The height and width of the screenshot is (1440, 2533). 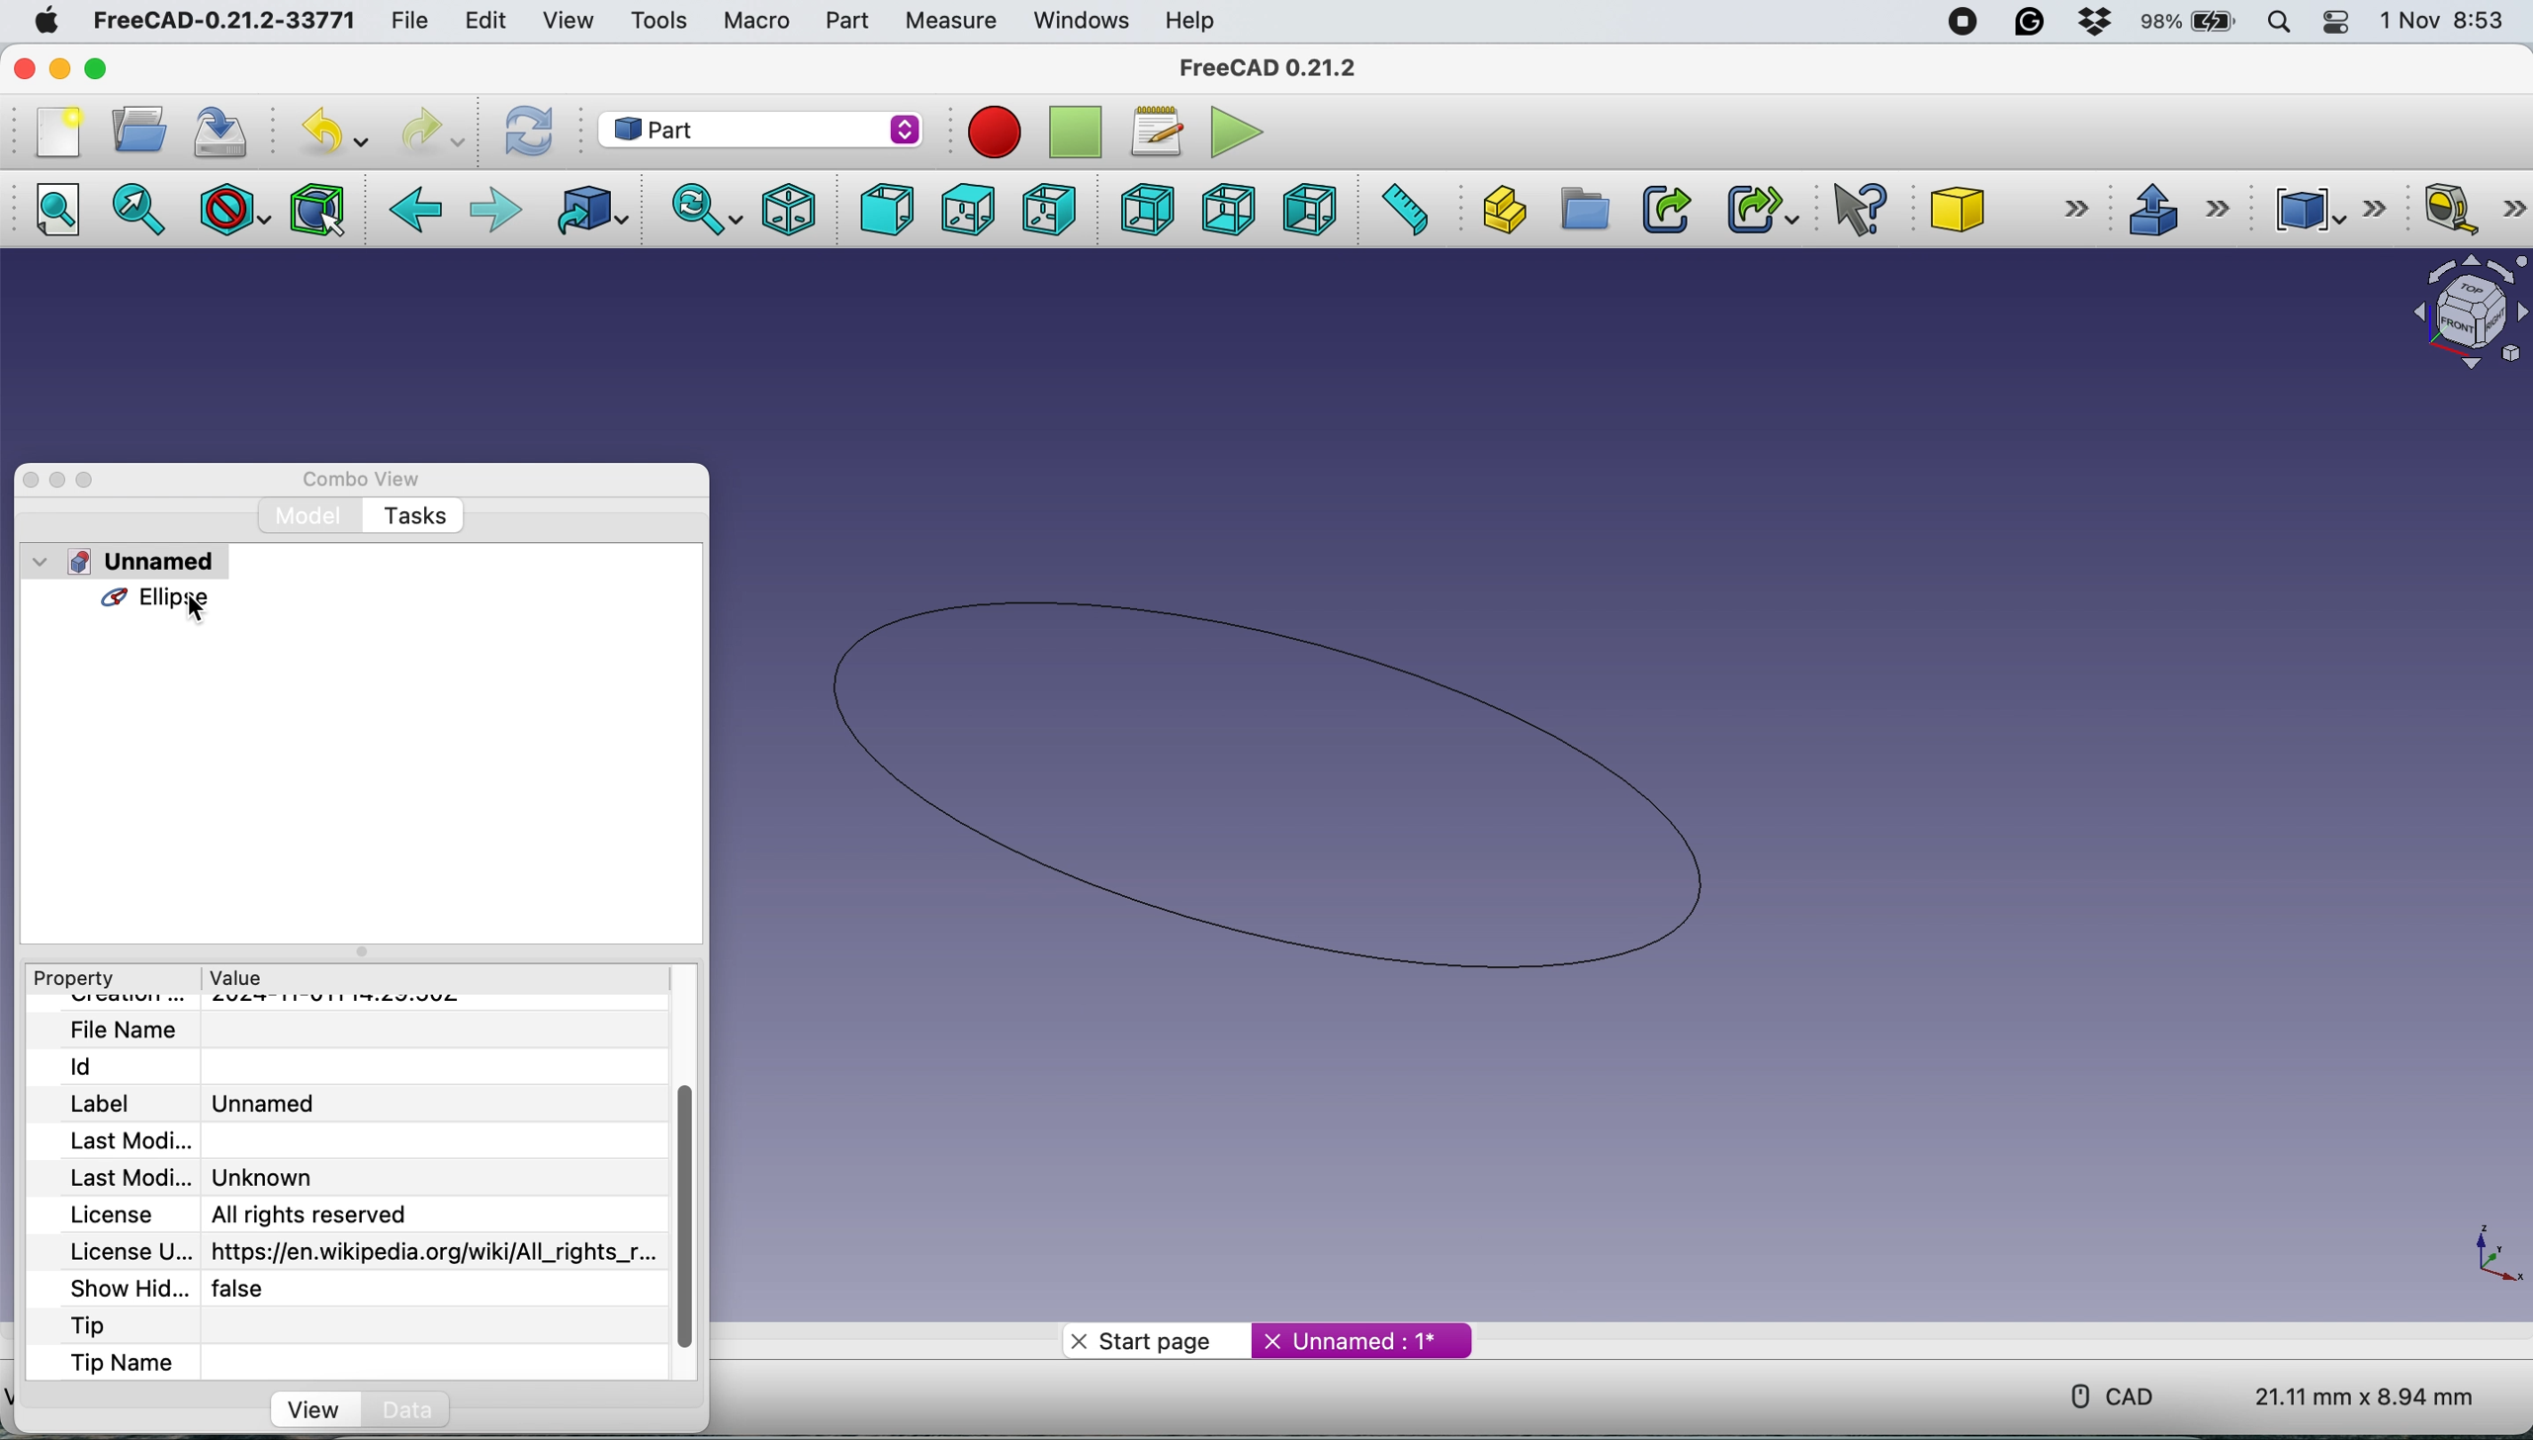 I want to click on go to linked object, so click(x=586, y=210).